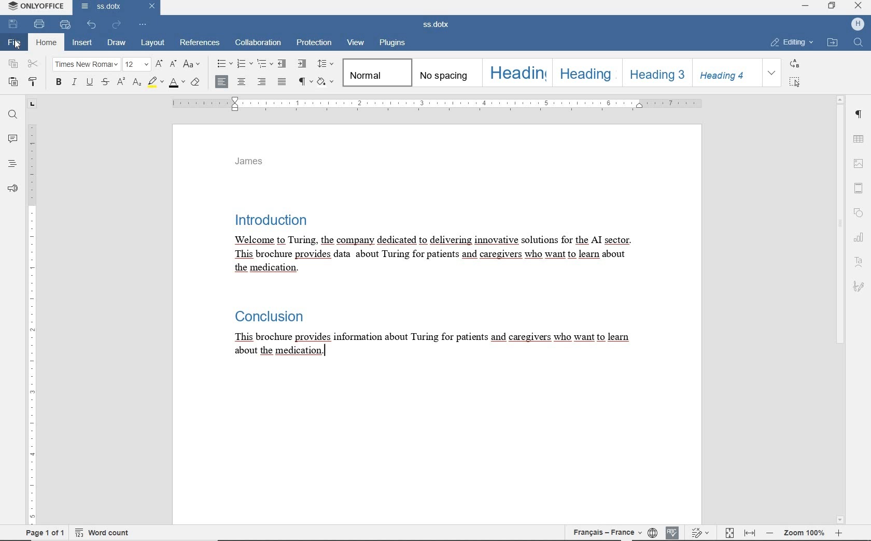 This screenshot has width=871, height=541. What do you see at coordinates (283, 64) in the screenshot?
I see `DECREASE INDENT` at bounding box center [283, 64].